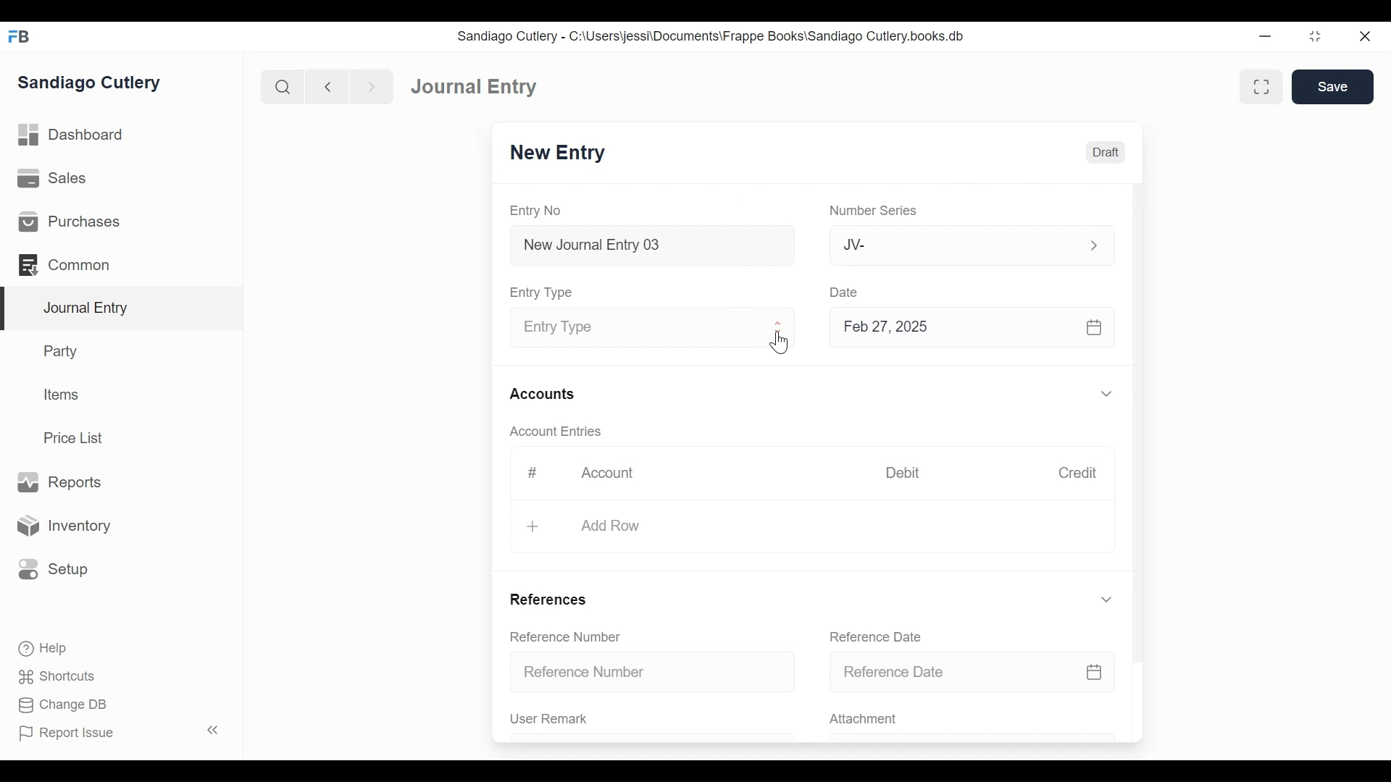 The height and width of the screenshot is (782, 1391). What do you see at coordinates (326, 87) in the screenshot?
I see `Navigate back` at bounding box center [326, 87].